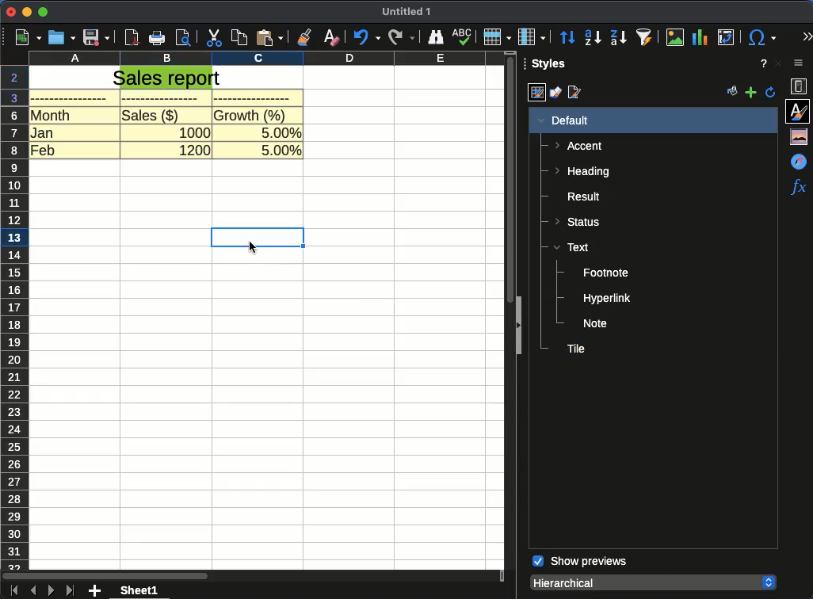 Image resolution: width=813 pixels, height=599 pixels. Describe the element at coordinates (240, 38) in the screenshot. I see `copy` at that location.